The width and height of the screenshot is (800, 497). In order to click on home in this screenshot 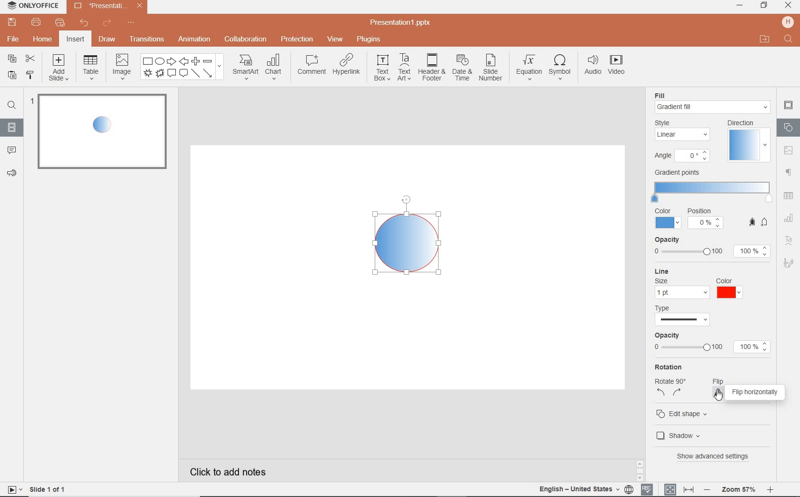, I will do `click(44, 40)`.